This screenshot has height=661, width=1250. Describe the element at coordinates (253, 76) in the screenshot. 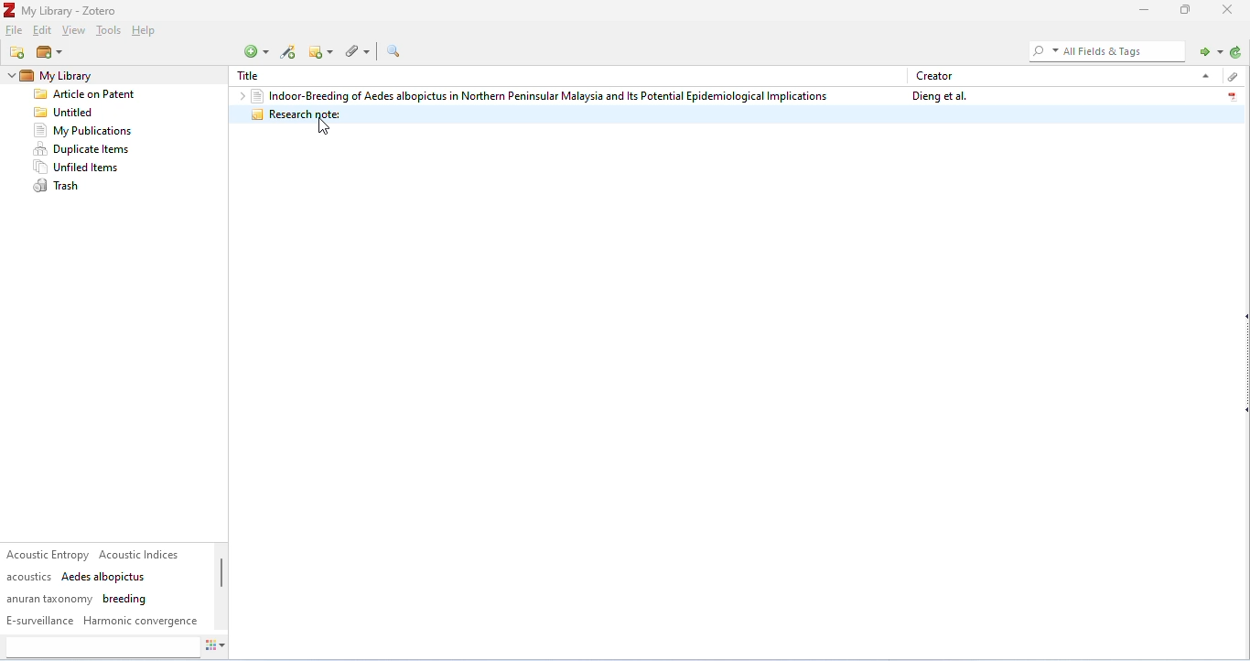

I see `title` at that location.